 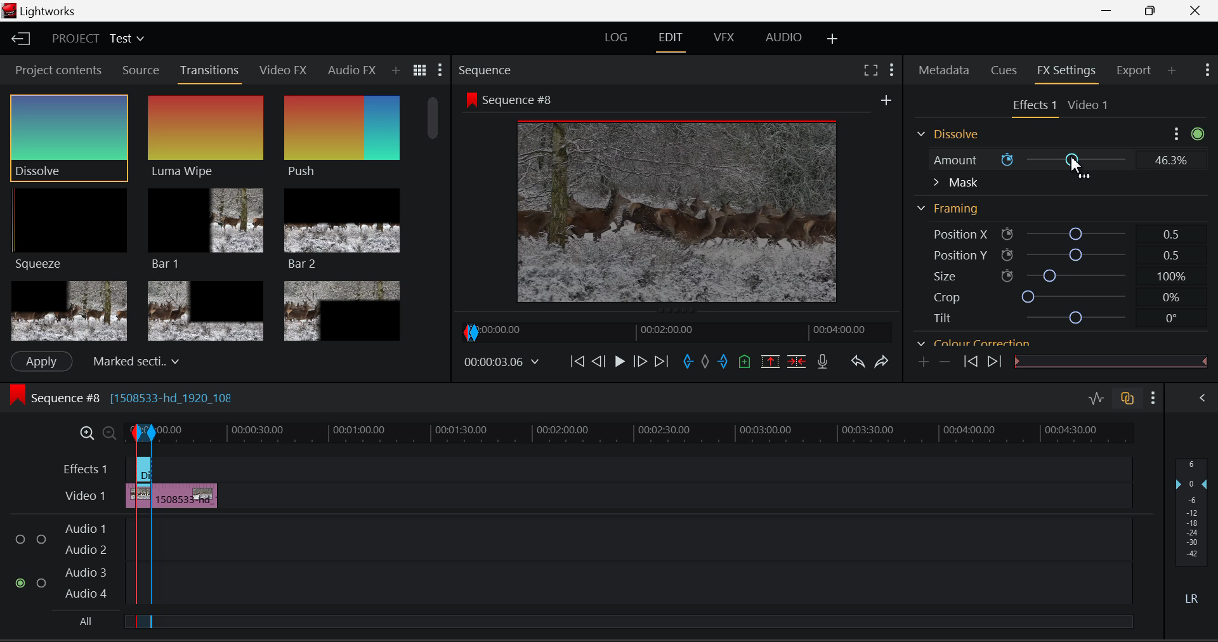 What do you see at coordinates (892, 70) in the screenshot?
I see `Show Settings` at bounding box center [892, 70].